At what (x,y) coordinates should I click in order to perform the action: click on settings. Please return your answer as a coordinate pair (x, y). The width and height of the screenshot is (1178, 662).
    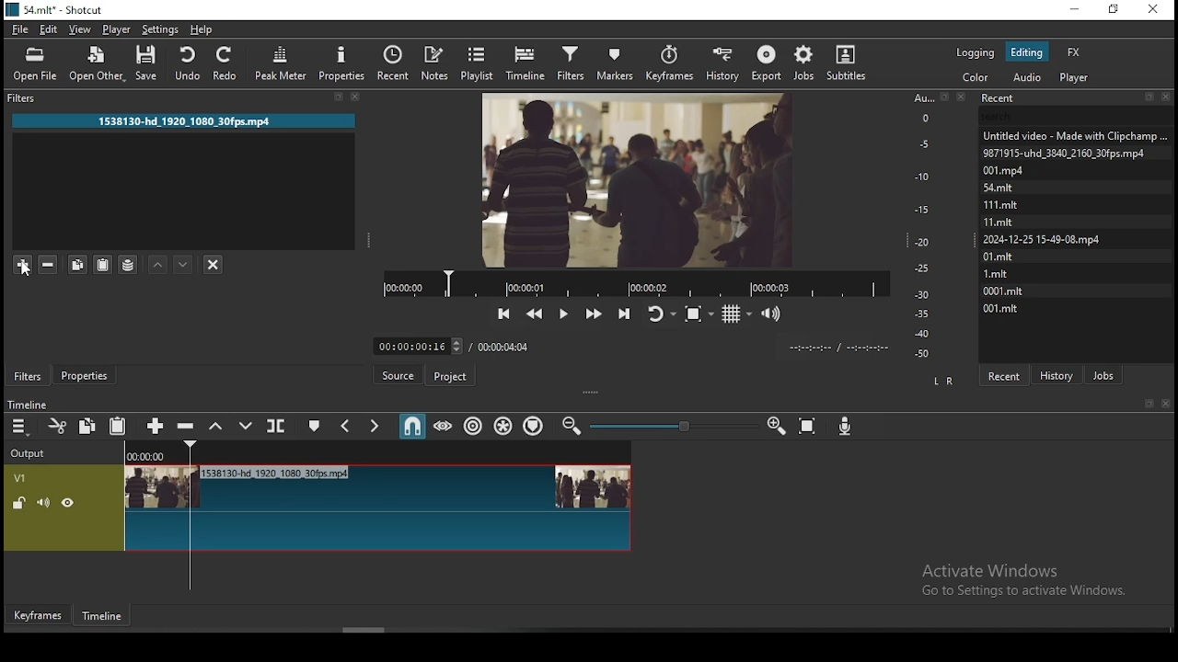
    Looking at the image, I should click on (158, 29).